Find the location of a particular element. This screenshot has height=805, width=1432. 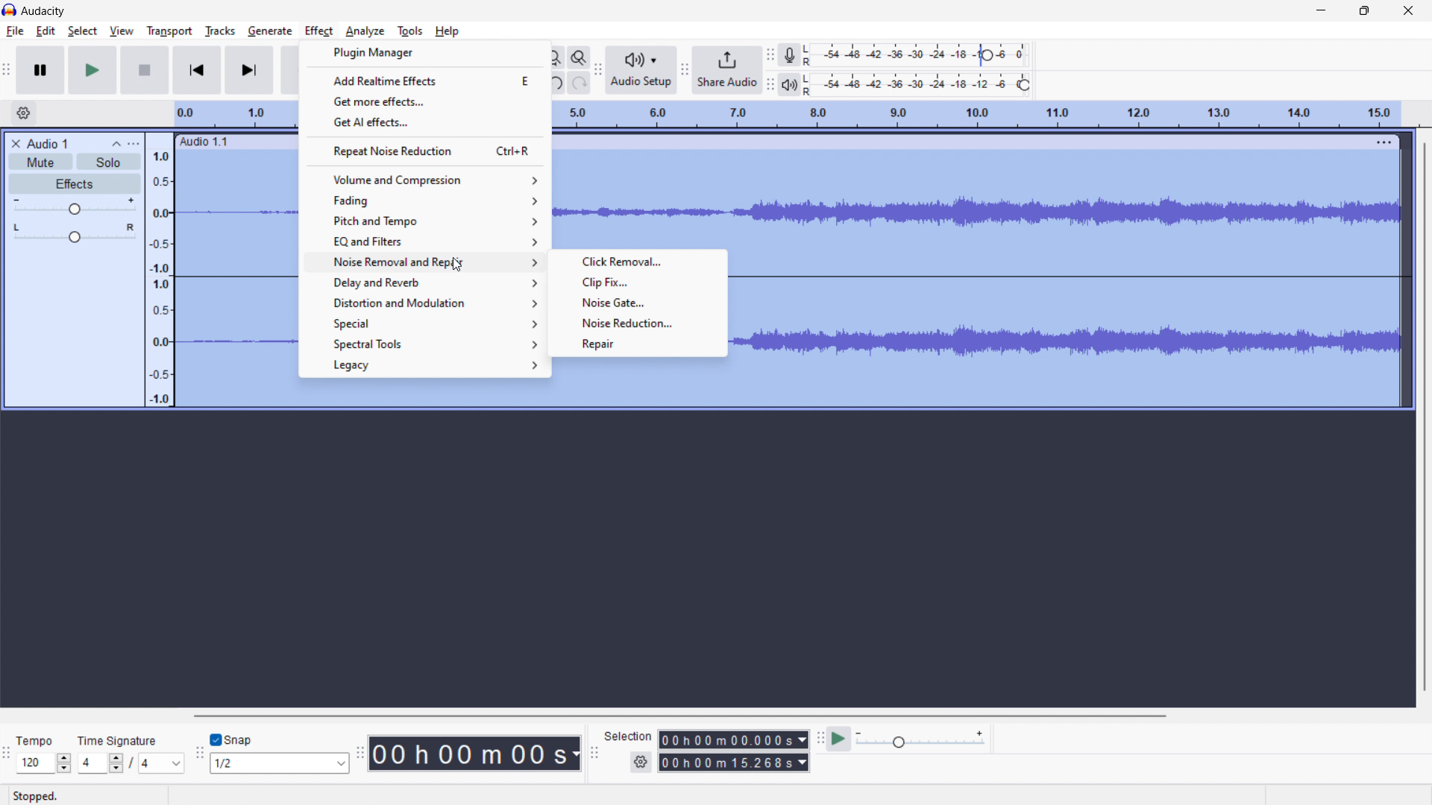

snapping toolbar is located at coordinates (200, 751).